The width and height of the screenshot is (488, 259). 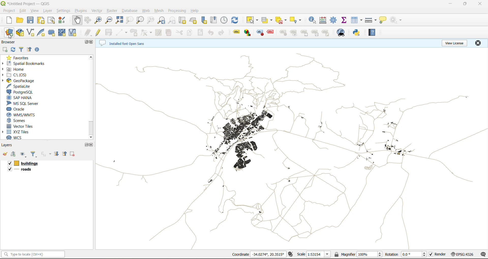 What do you see at coordinates (123, 43) in the screenshot?
I see `metadata` at bounding box center [123, 43].